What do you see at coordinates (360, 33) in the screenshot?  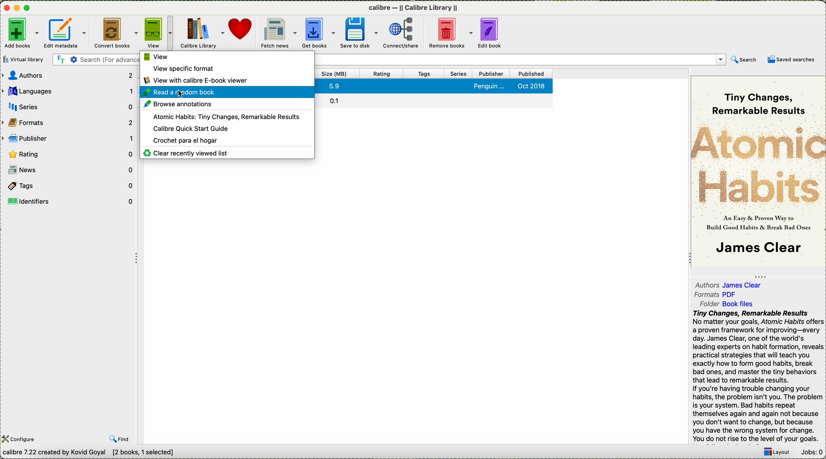 I see `save to disk` at bounding box center [360, 33].